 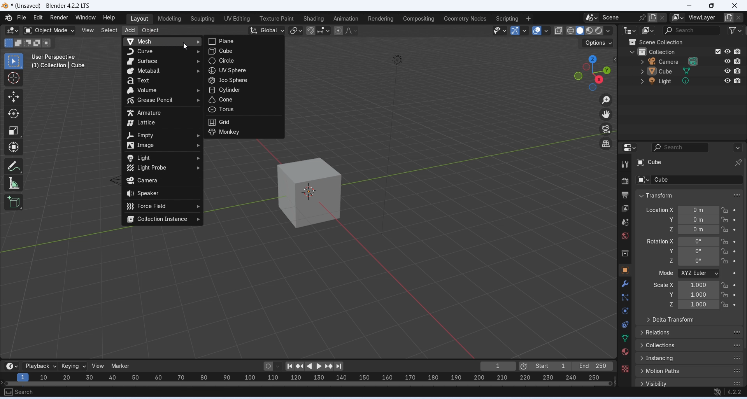 What do you see at coordinates (237, 18) in the screenshot?
I see `UV editing` at bounding box center [237, 18].